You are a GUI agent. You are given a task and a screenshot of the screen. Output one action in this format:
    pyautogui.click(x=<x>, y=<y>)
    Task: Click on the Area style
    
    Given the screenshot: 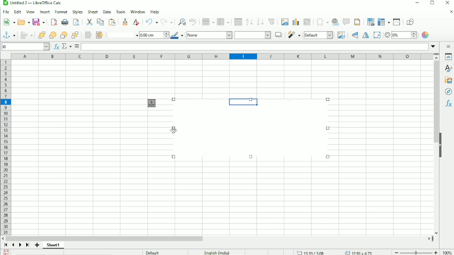 What is the action you would take?
    pyautogui.click(x=229, y=35)
    